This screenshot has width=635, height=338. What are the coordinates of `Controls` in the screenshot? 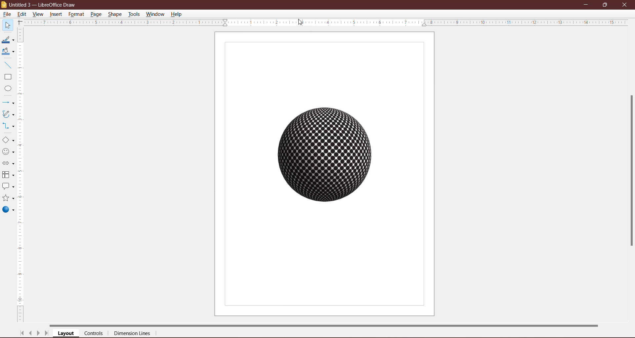 It's located at (96, 334).